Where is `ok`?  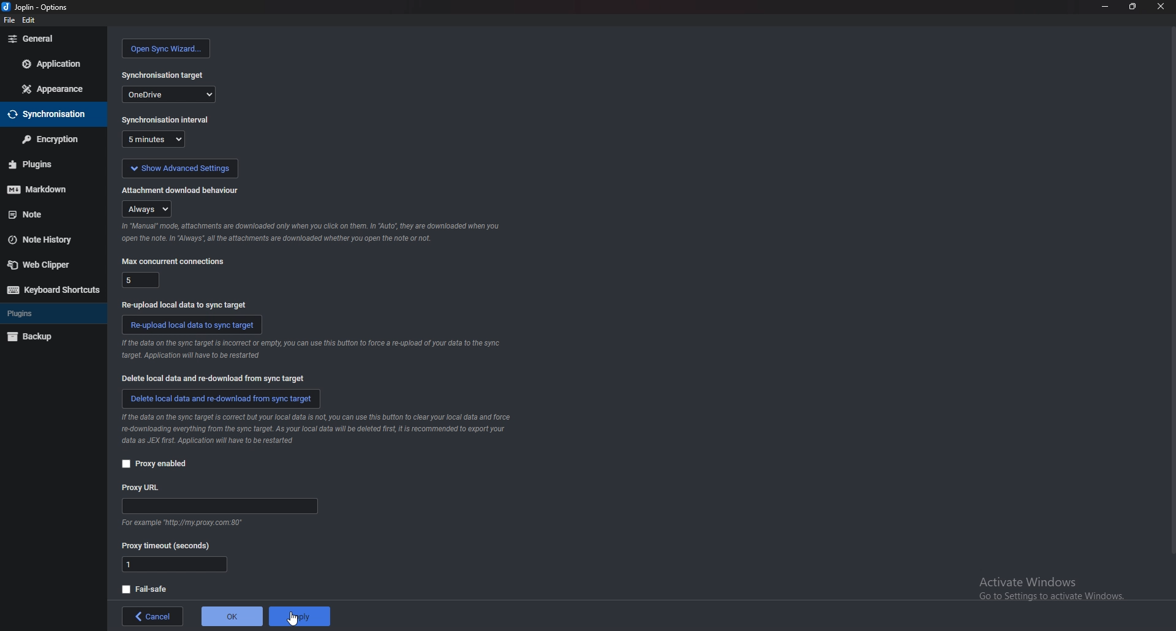 ok is located at coordinates (232, 614).